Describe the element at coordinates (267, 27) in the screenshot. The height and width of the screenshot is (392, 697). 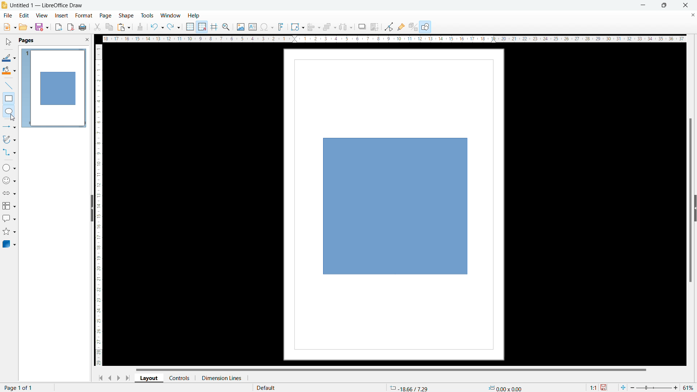
I see `insert special character` at that location.